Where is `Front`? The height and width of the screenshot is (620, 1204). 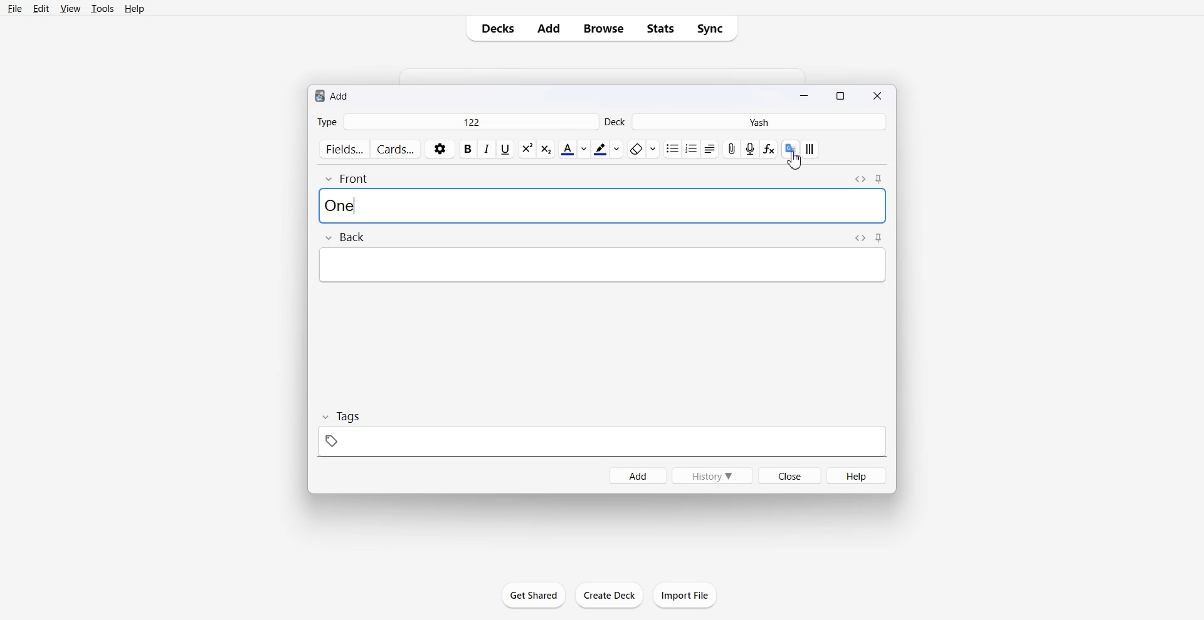
Front is located at coordinates (347, 178).